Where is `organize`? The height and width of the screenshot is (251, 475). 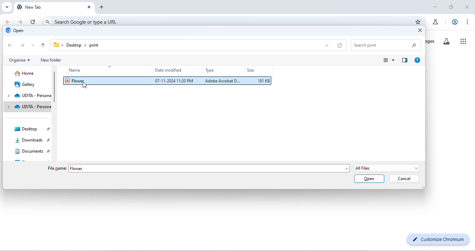 organize is located at coordinates (19, 60).